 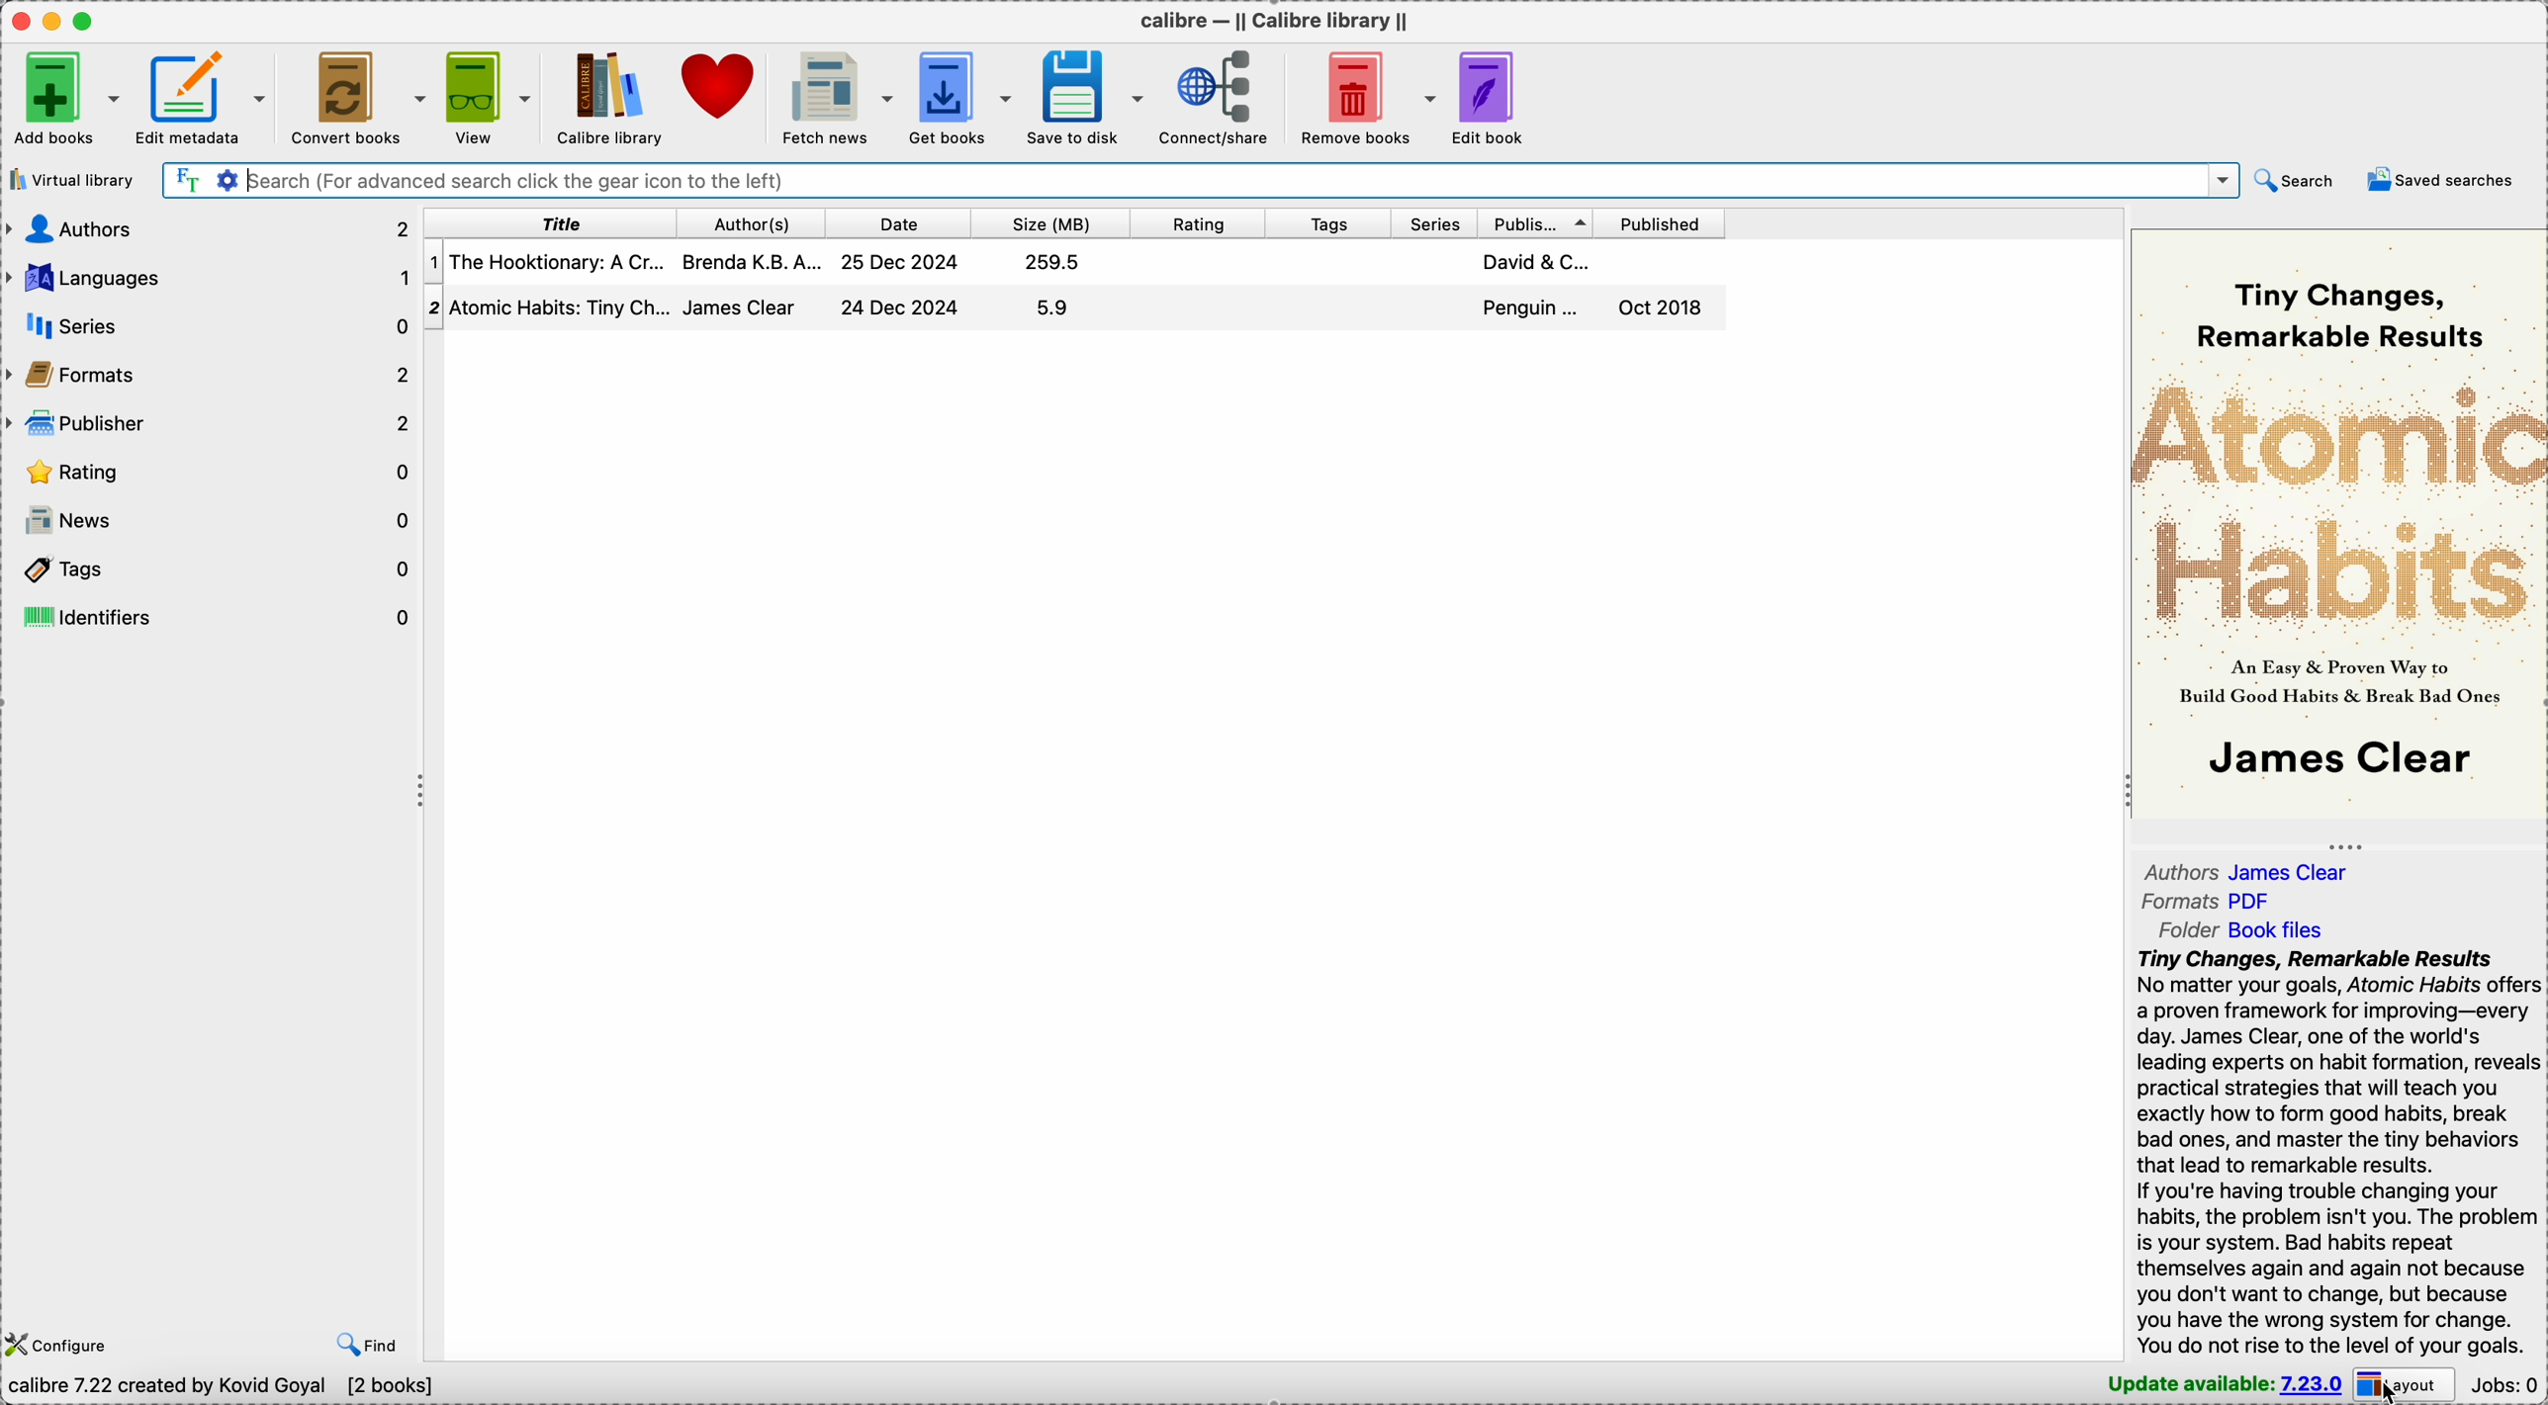 What do you see at coordinates (2338, 314) in the screenshot?
I see `tiny changes, remarkable results` at bounding box center [2338, 314].